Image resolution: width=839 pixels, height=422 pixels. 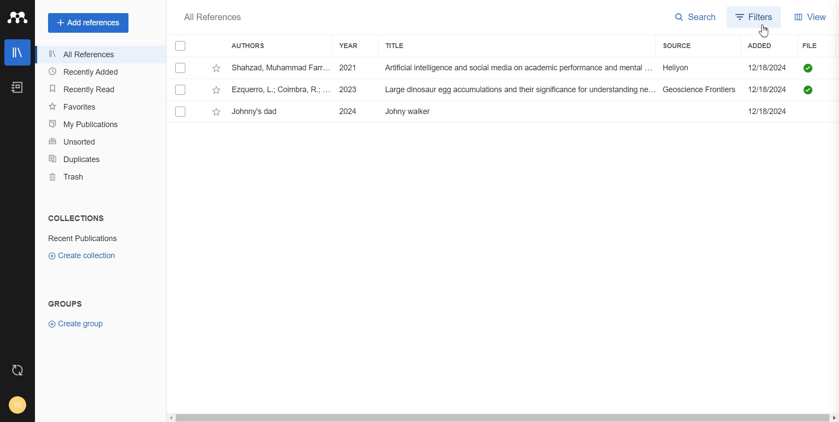 I want to click on scroll left, so click(x=170, y=418).